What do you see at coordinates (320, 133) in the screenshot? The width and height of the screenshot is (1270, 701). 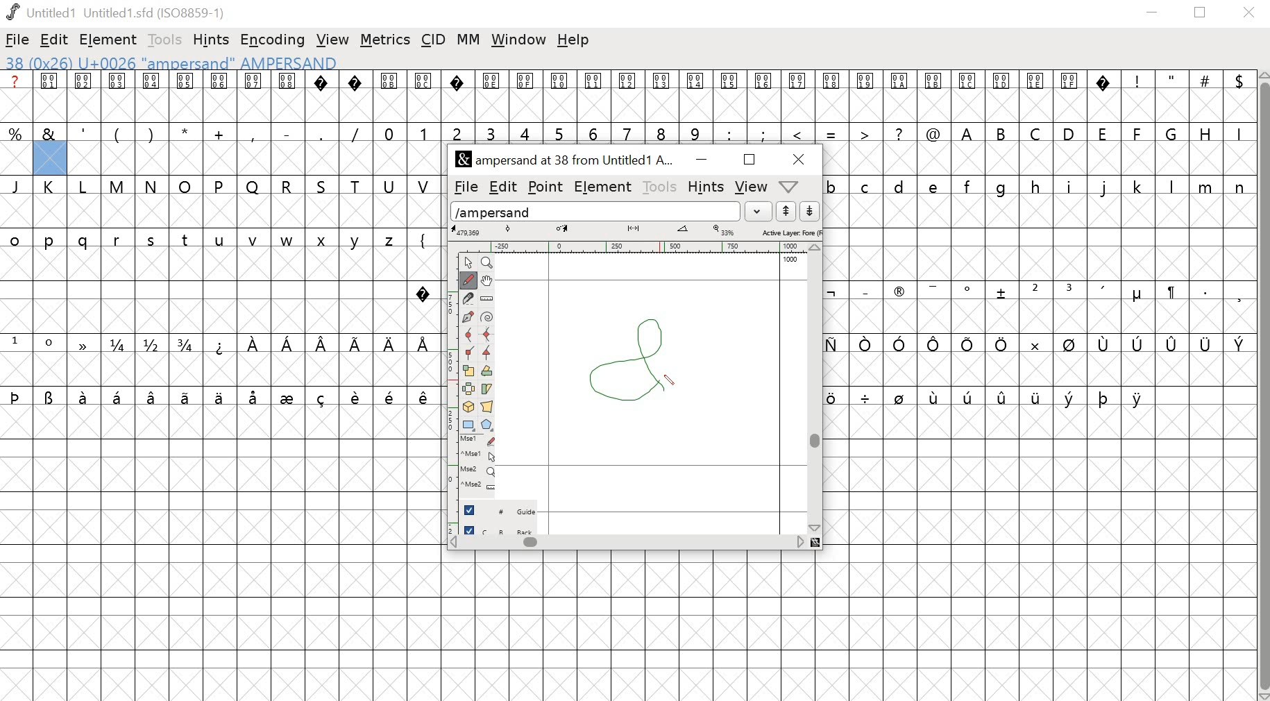 I see `.` at bounding box center [320, 133].